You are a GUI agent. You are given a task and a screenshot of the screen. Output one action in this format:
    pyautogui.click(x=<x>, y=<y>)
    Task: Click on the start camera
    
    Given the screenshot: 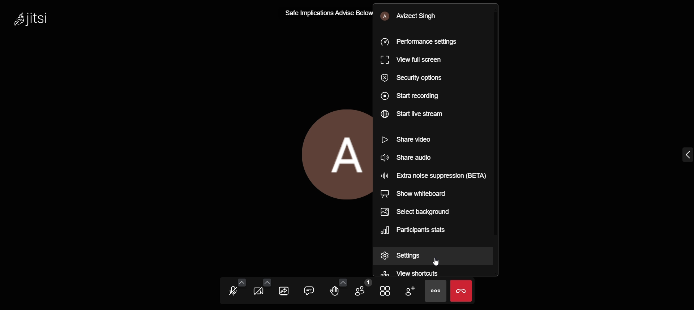 What is the action you would take?
    pyautogui.click(x=260, y=291)
    